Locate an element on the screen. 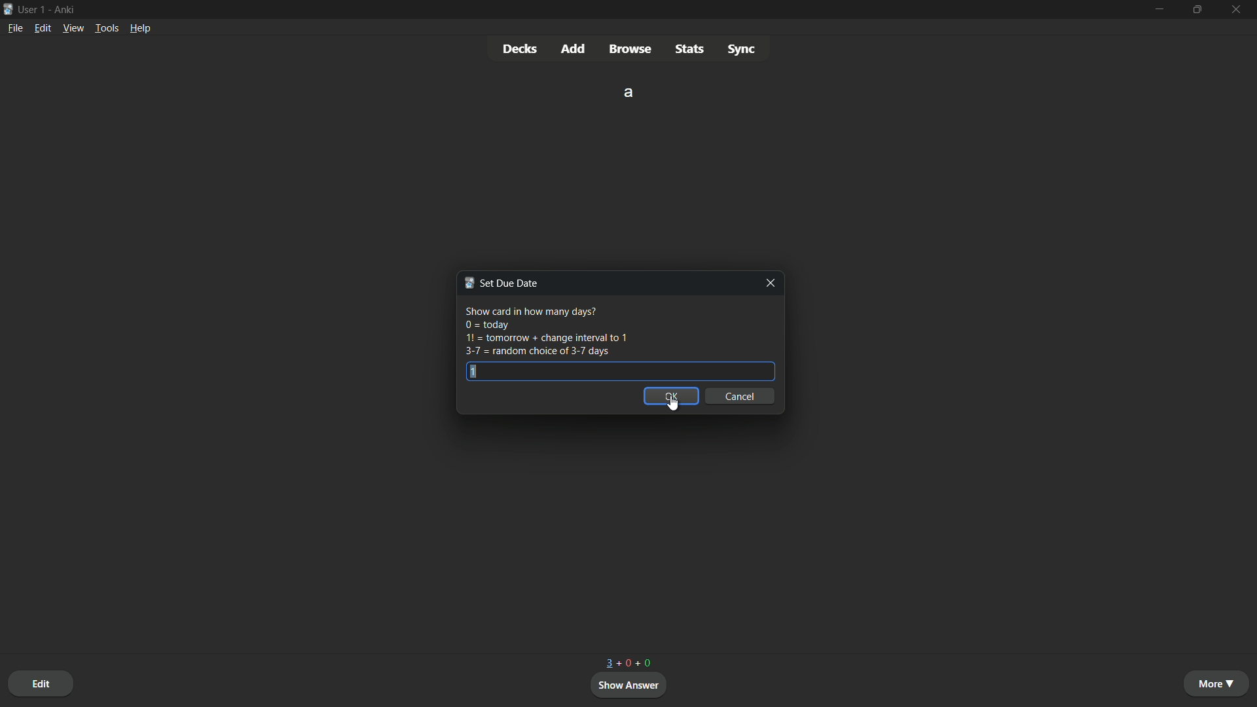 The width and height of the screenshot is (1257, 707). 3-7 = random choice of 3-7 days is located at coordinates (534, 352).